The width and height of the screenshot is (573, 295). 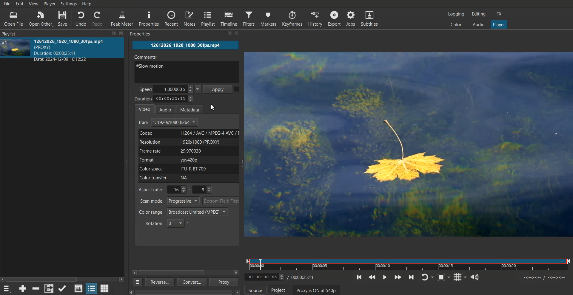 What do you see at coordinates (384, 277) in the screenshot?
I see `Play` at bounding box center [384, 277].